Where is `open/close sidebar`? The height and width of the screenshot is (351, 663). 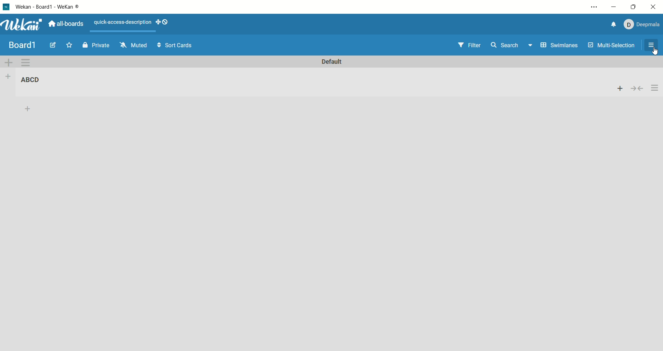
open/close sidebar is located at coordinates (652, 46).